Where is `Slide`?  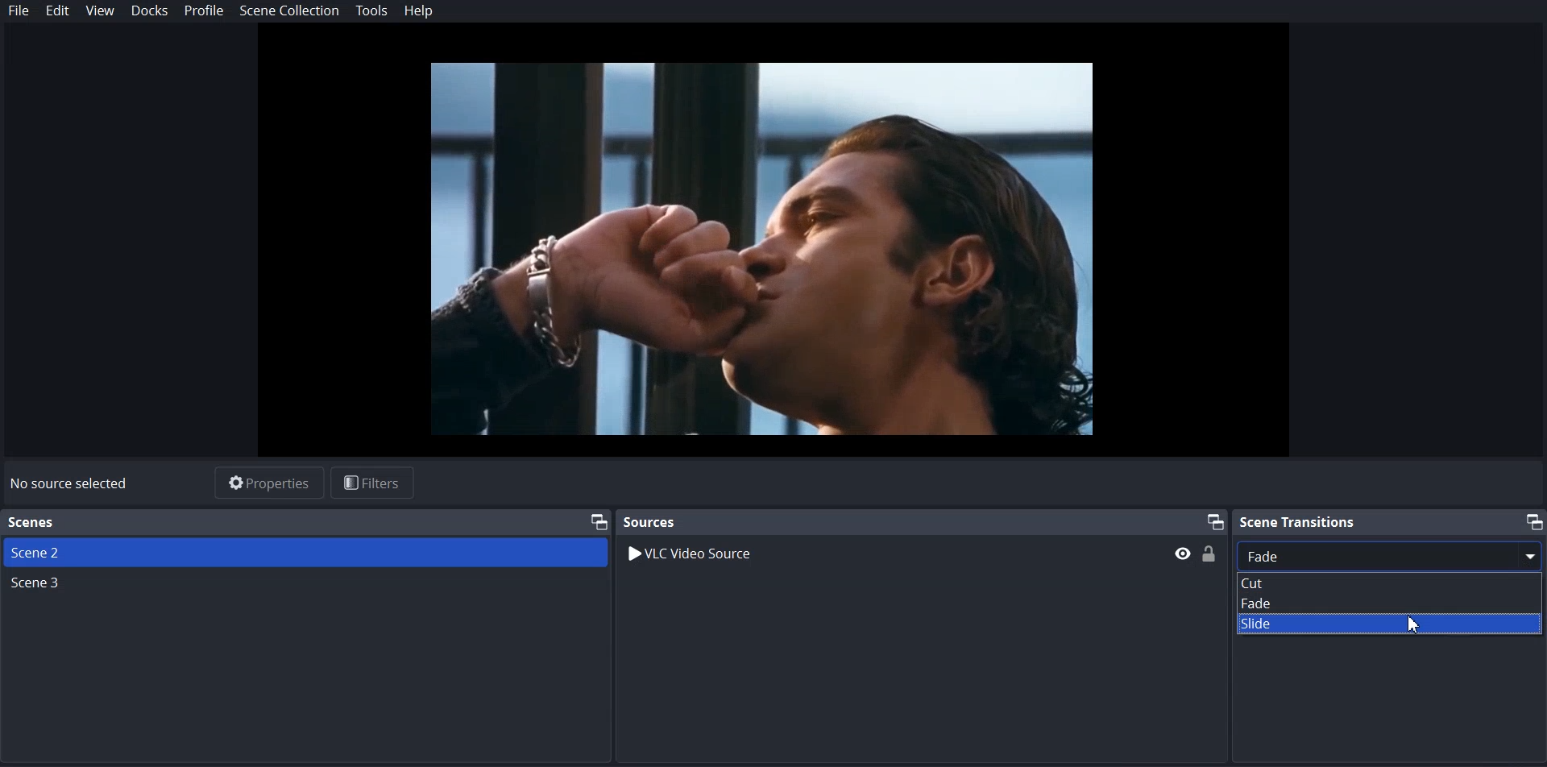
Slide is located at coordinates (1392, 624).